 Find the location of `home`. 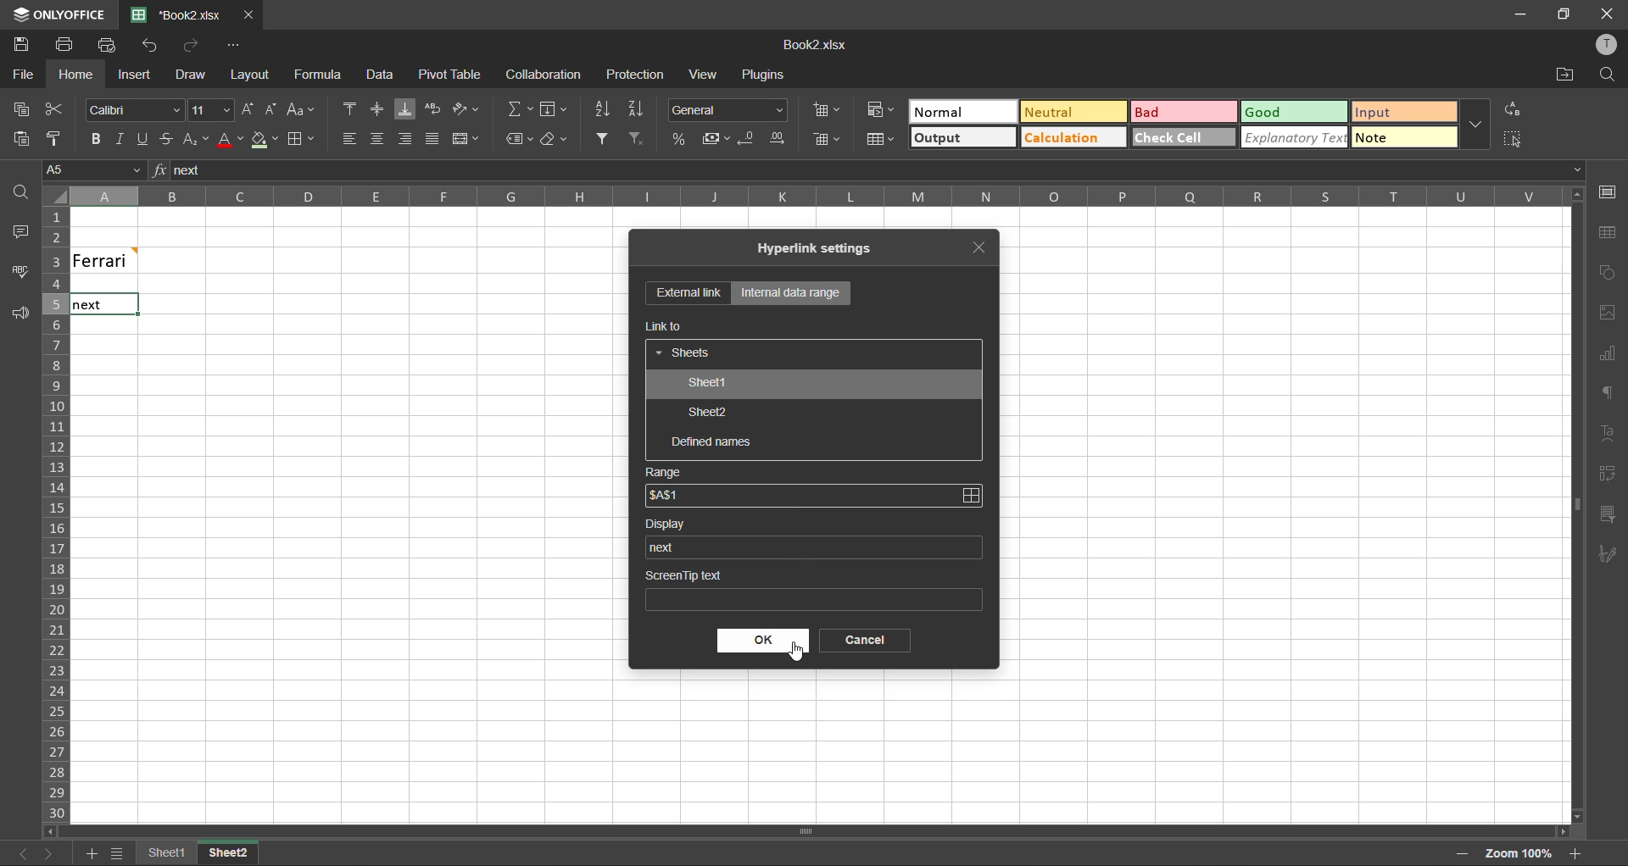

home is located at coordinates (71, 75).